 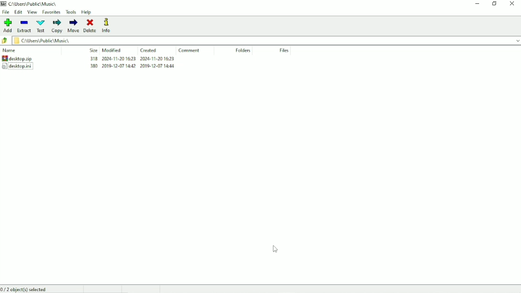 What do you see at coordinates (5, 41) in the screenshot?
I see `Back` at bounding box center [5, 41].